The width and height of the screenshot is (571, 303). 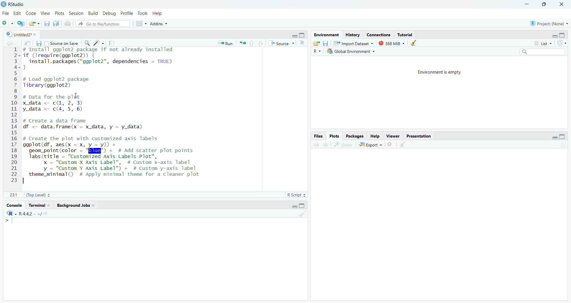 I want to click on Export, so click(x=372, y=145).